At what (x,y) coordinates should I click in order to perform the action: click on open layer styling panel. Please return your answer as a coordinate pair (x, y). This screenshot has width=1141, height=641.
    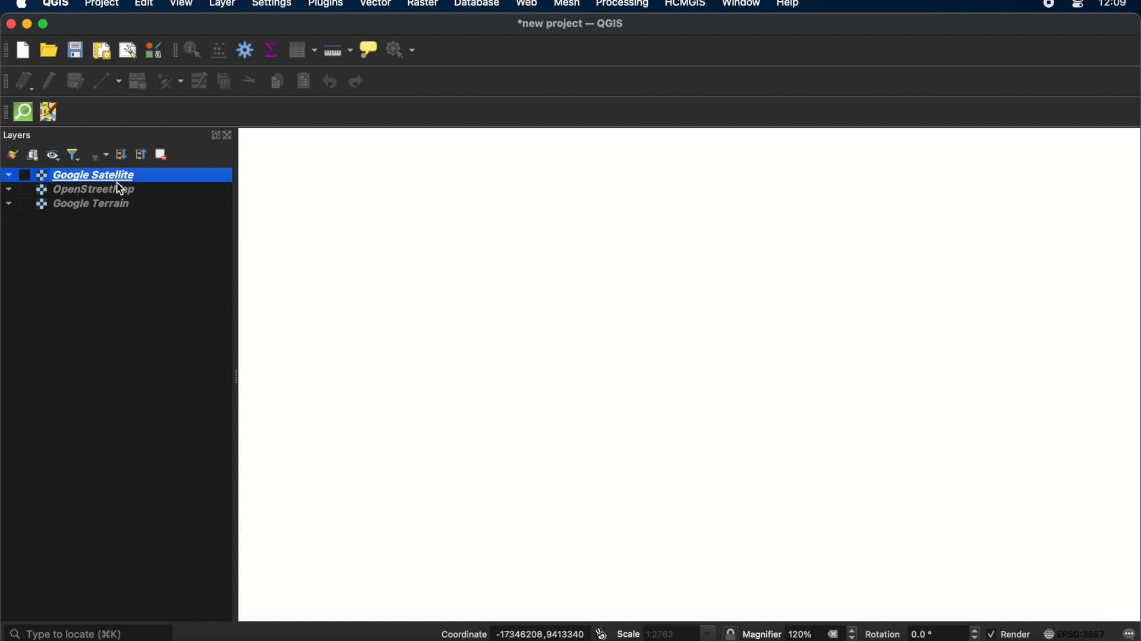
    Looking at the image, I should click on (11, 154).